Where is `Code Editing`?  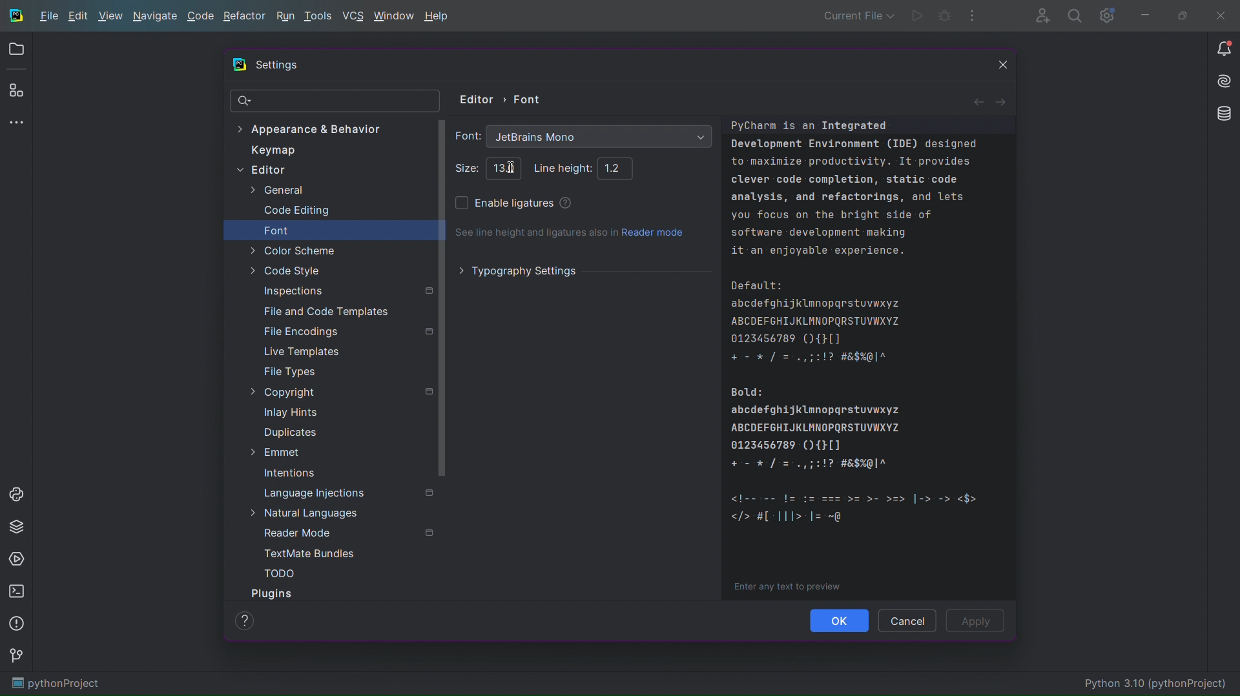 Code Editing is located at coordinates (296, 211).